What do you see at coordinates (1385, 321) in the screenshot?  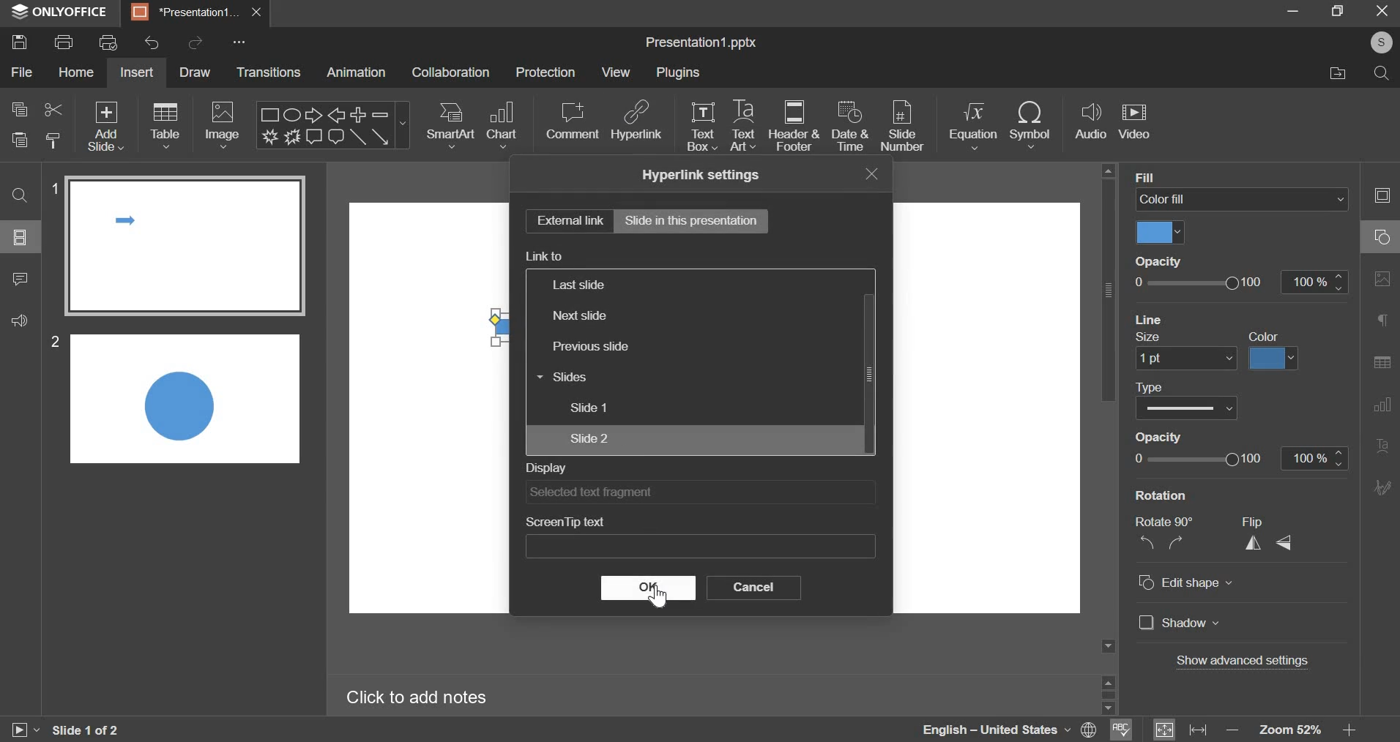 I see `Paragraph settings` at bounding box center [1385, 321].